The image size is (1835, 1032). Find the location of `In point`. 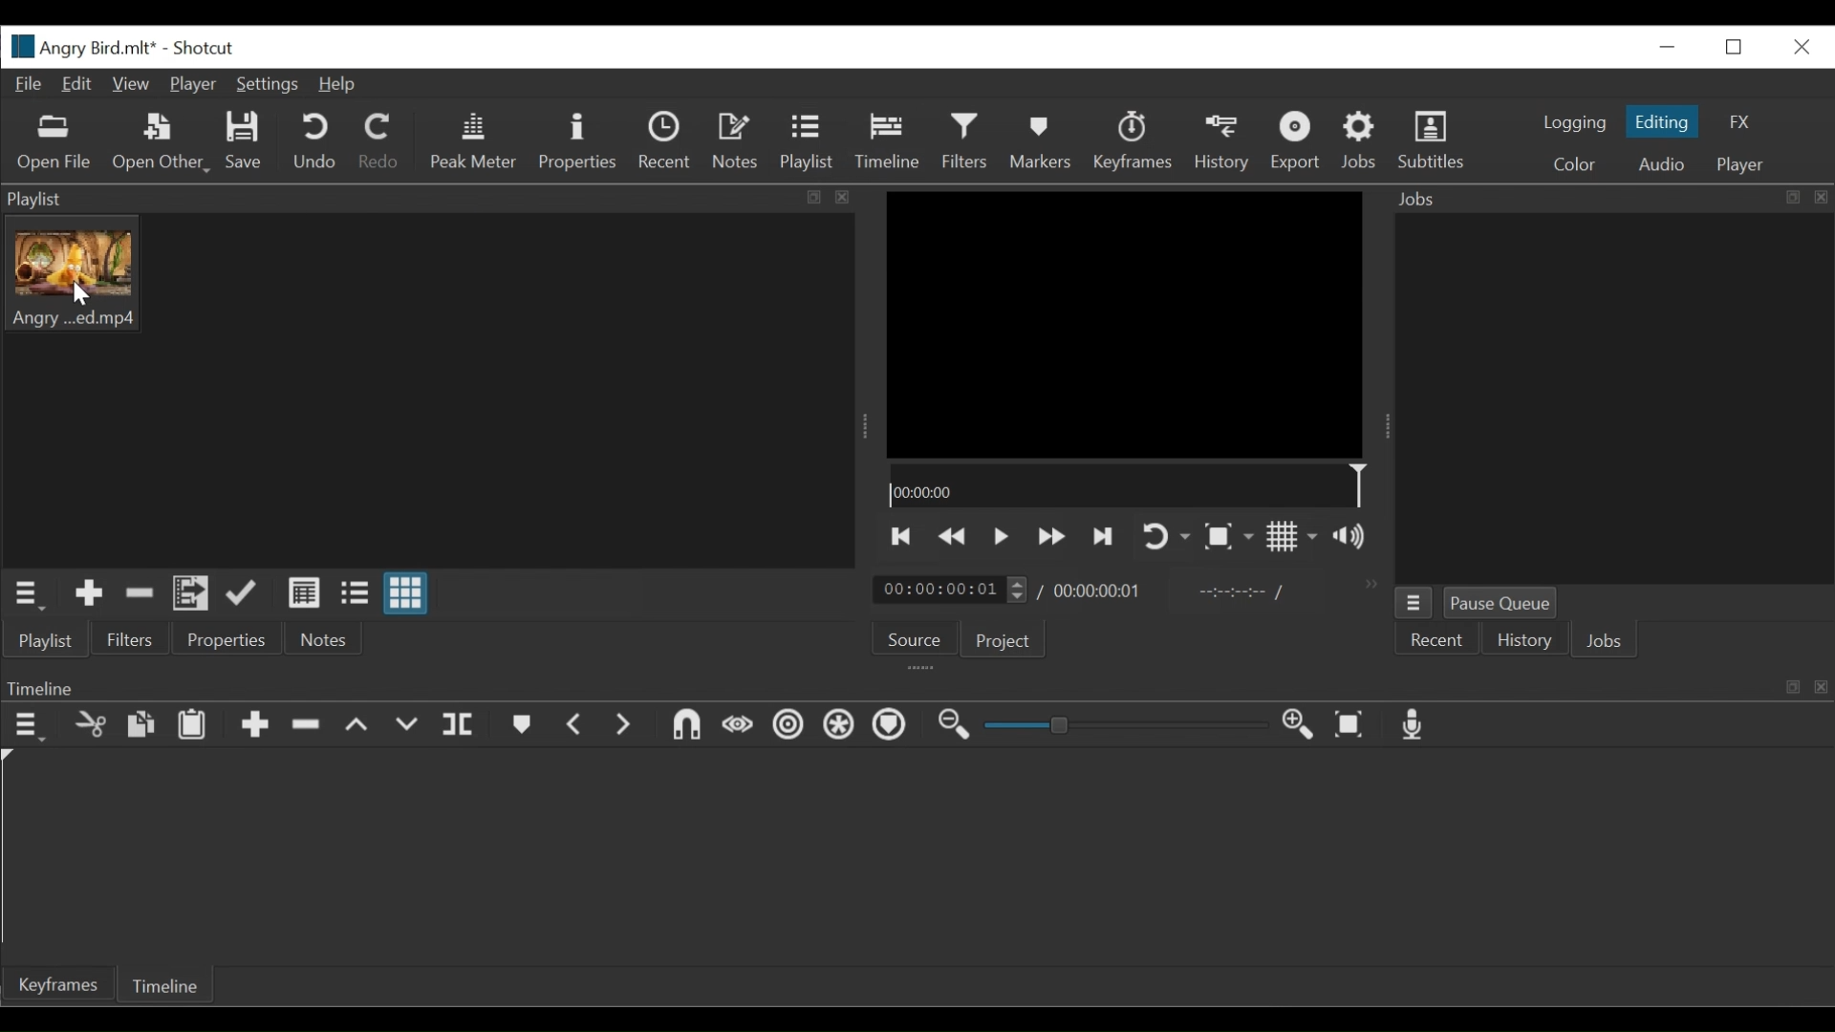

In point is located at coordinates (1241, 591).